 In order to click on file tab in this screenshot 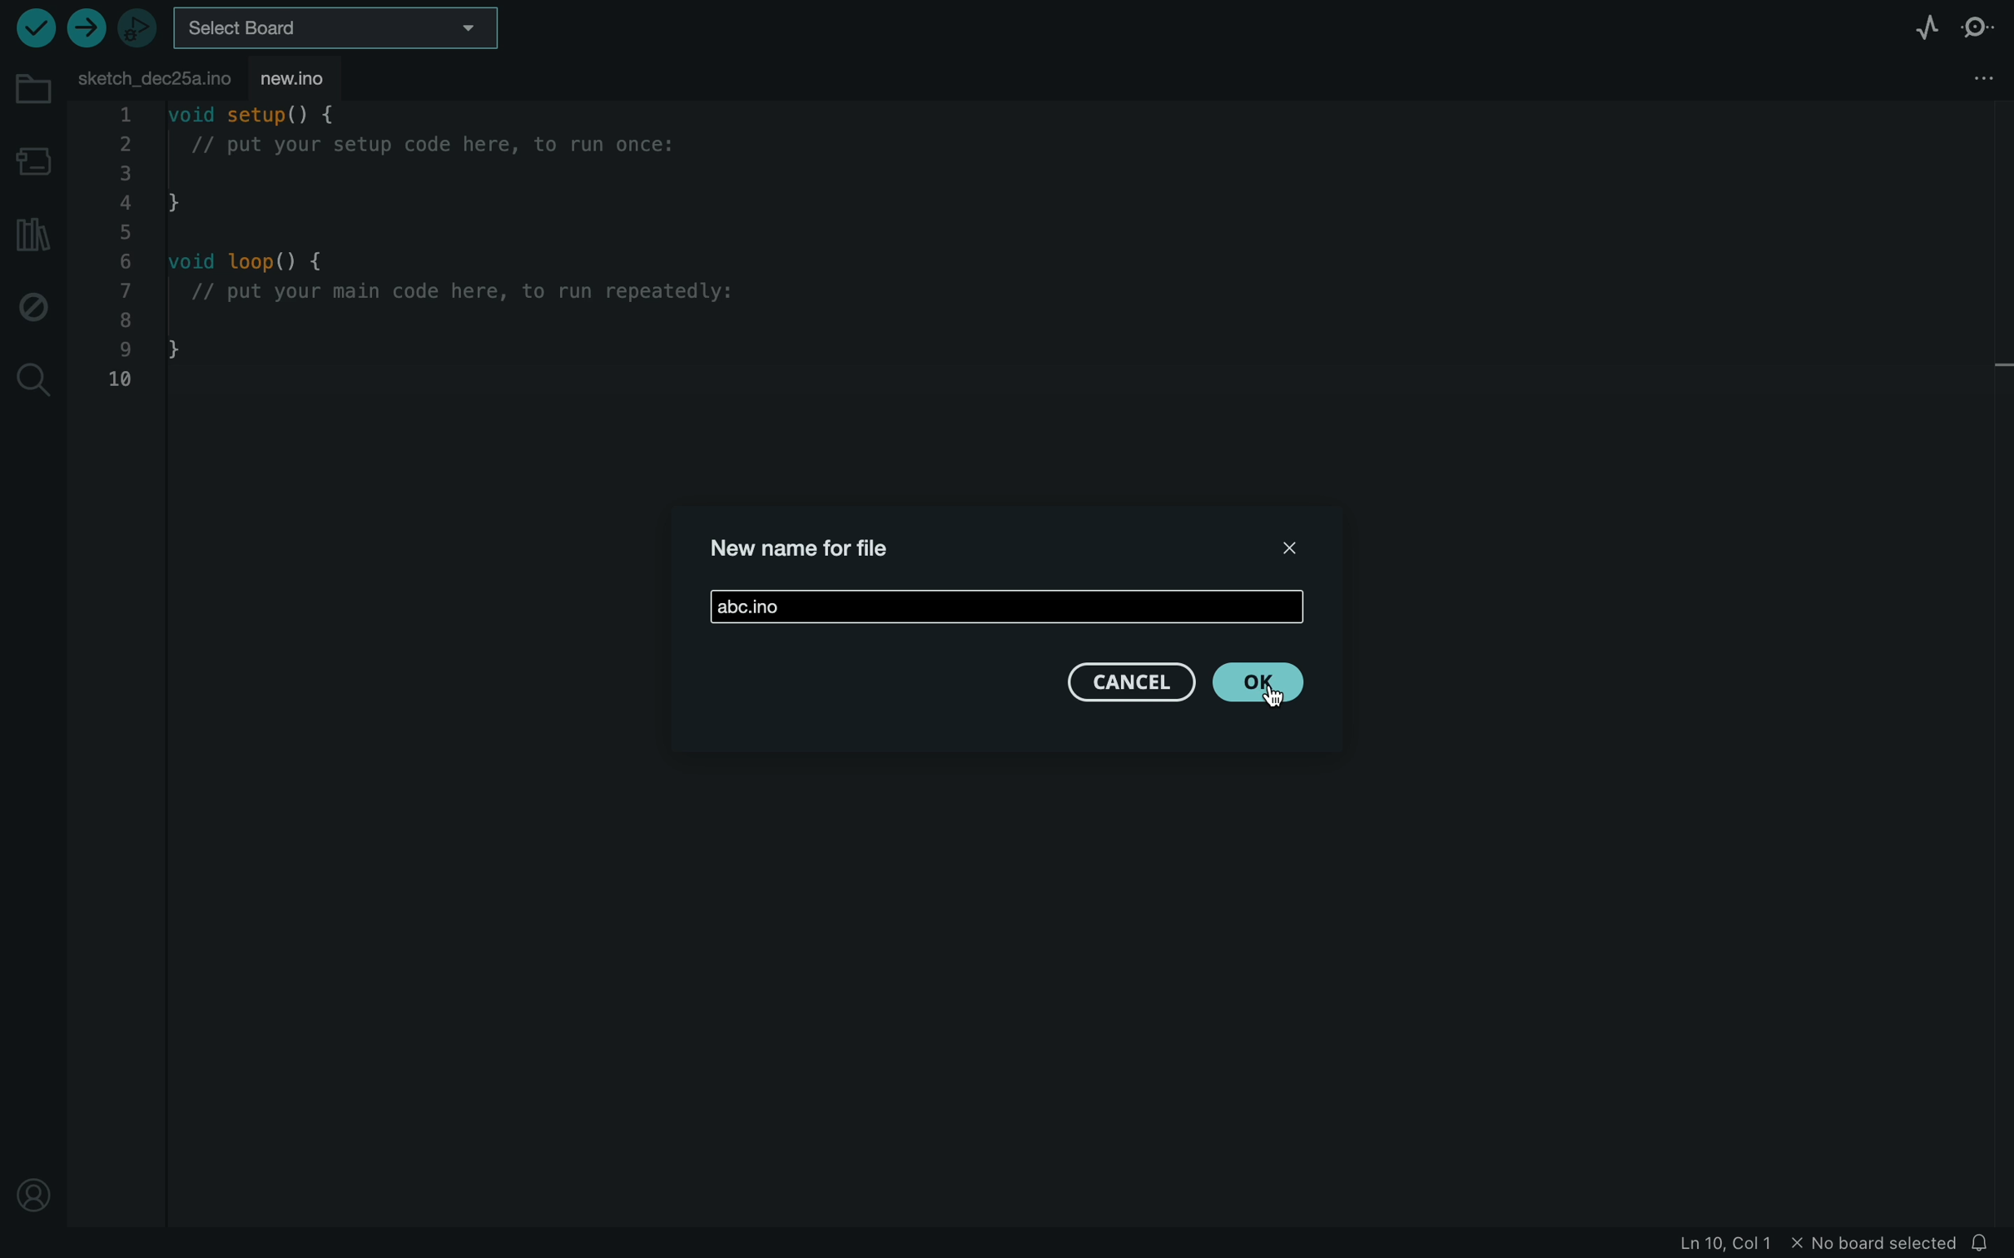, I will do `click(154, 75)`.